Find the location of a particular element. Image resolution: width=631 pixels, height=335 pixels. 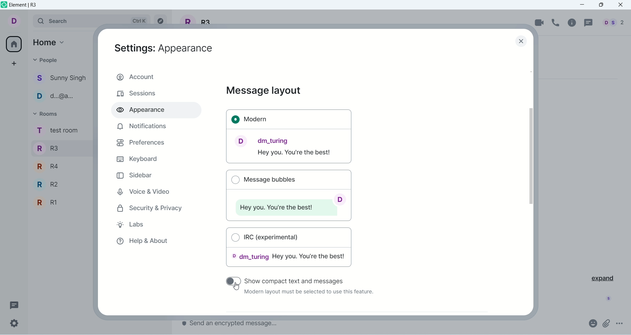

close is located at coordinates (621, 5).